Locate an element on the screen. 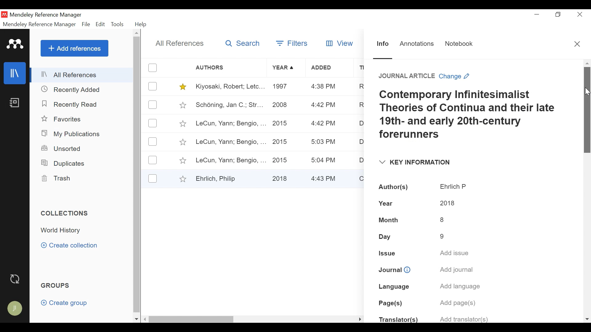 Image resolution: width=591 pixels, height=332 pixels. Issue is located at coordinates (387, 253).